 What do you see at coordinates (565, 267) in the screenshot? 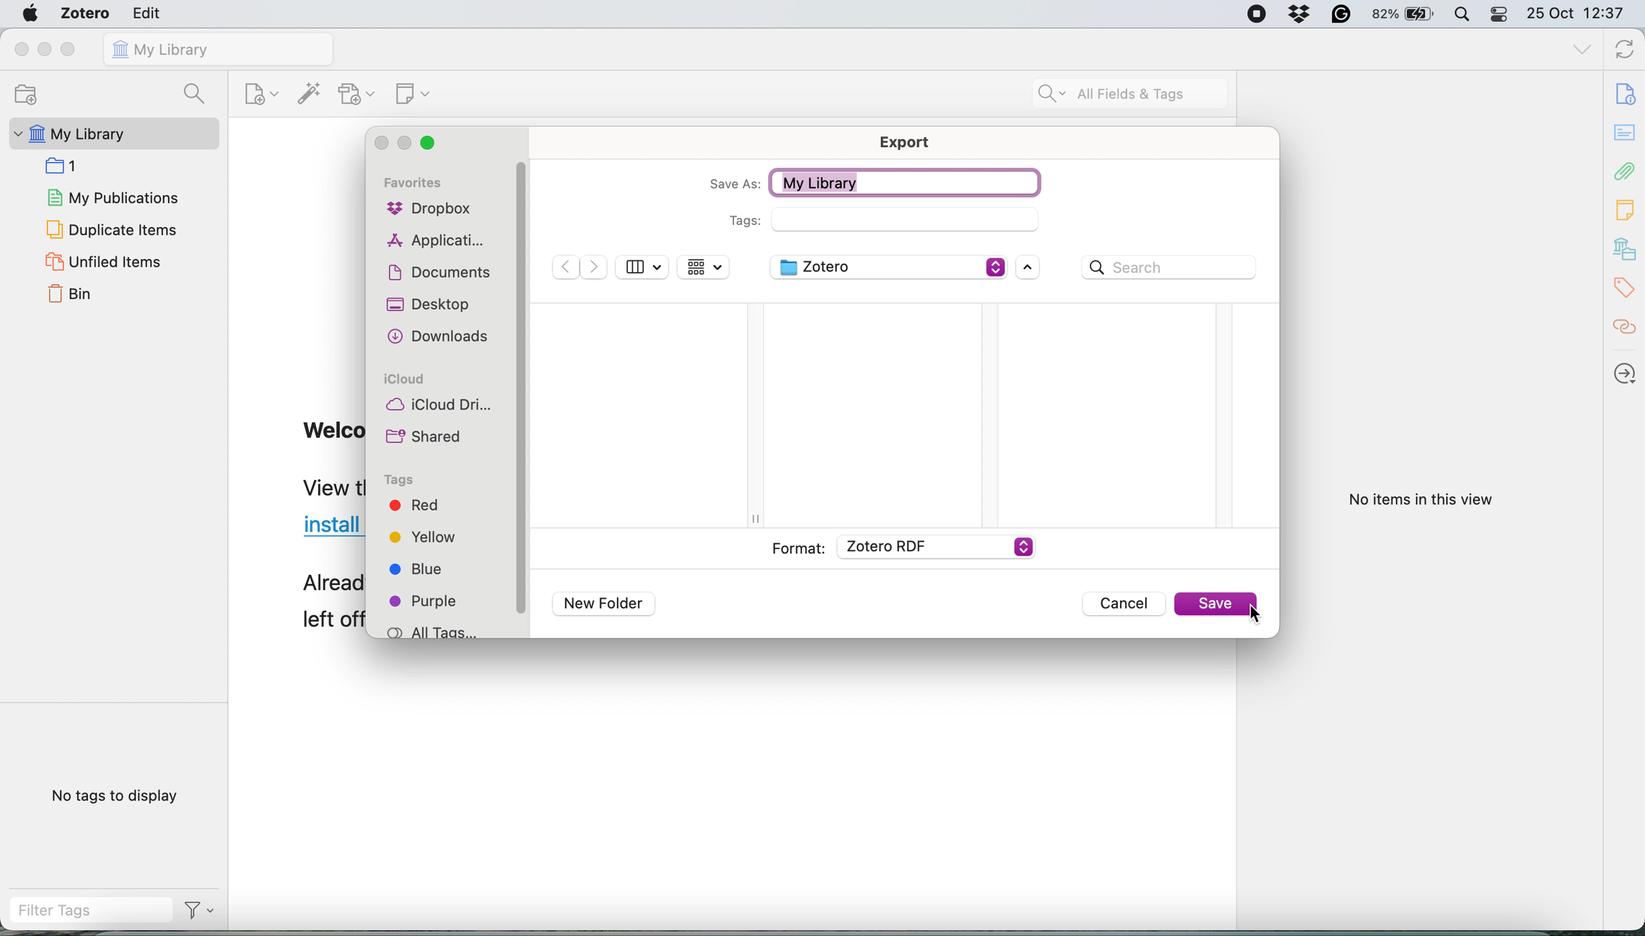
I see `Back` at bounding box center [565, 267].